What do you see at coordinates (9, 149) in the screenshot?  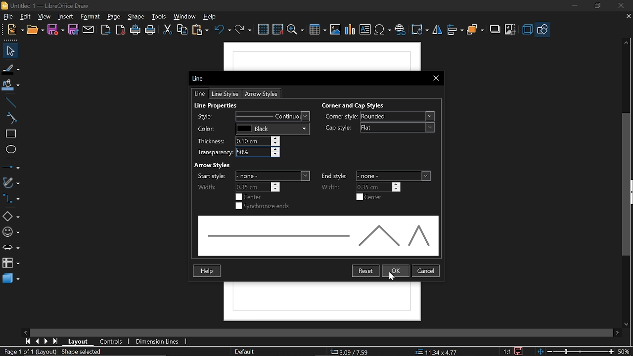 I see `ellipse` at bounding box center [9, 149].